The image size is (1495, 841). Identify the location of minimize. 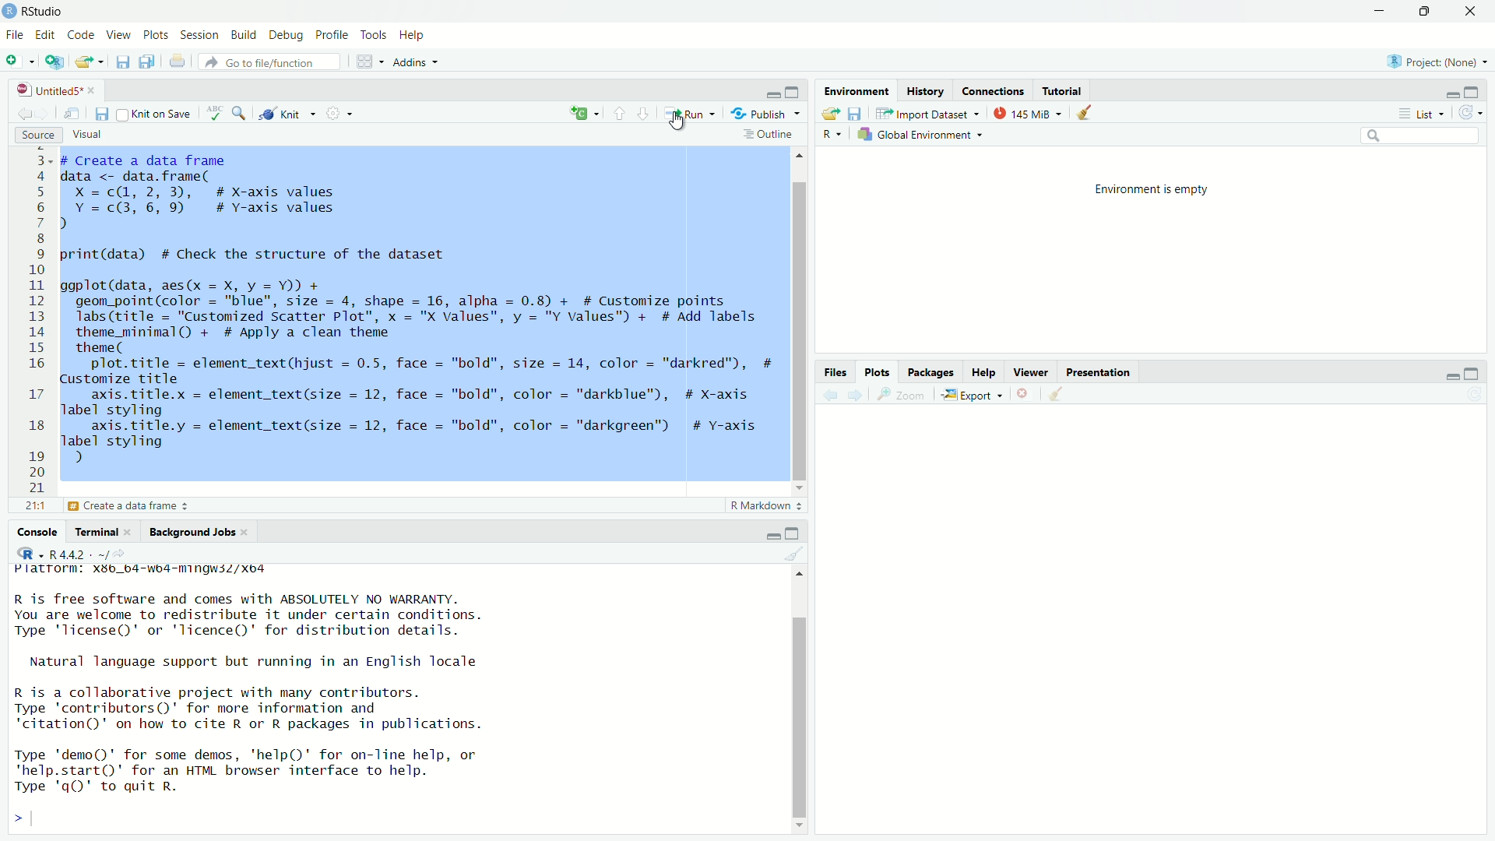
(1450, 376).